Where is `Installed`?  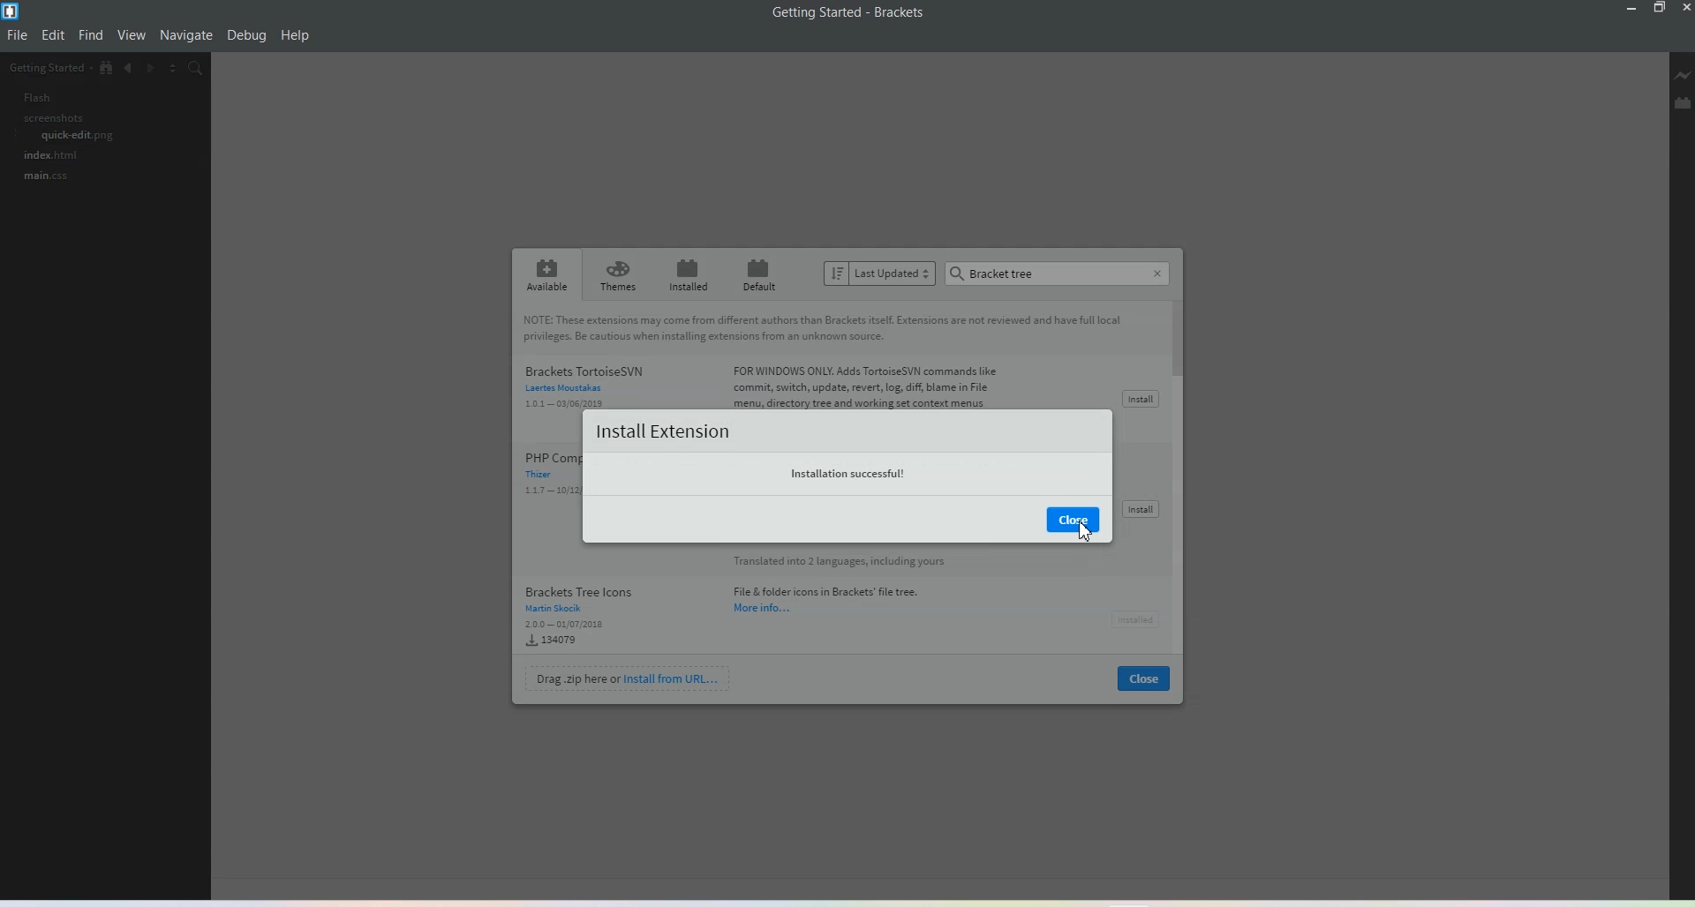
Installed is located at coordinates (689, 274).